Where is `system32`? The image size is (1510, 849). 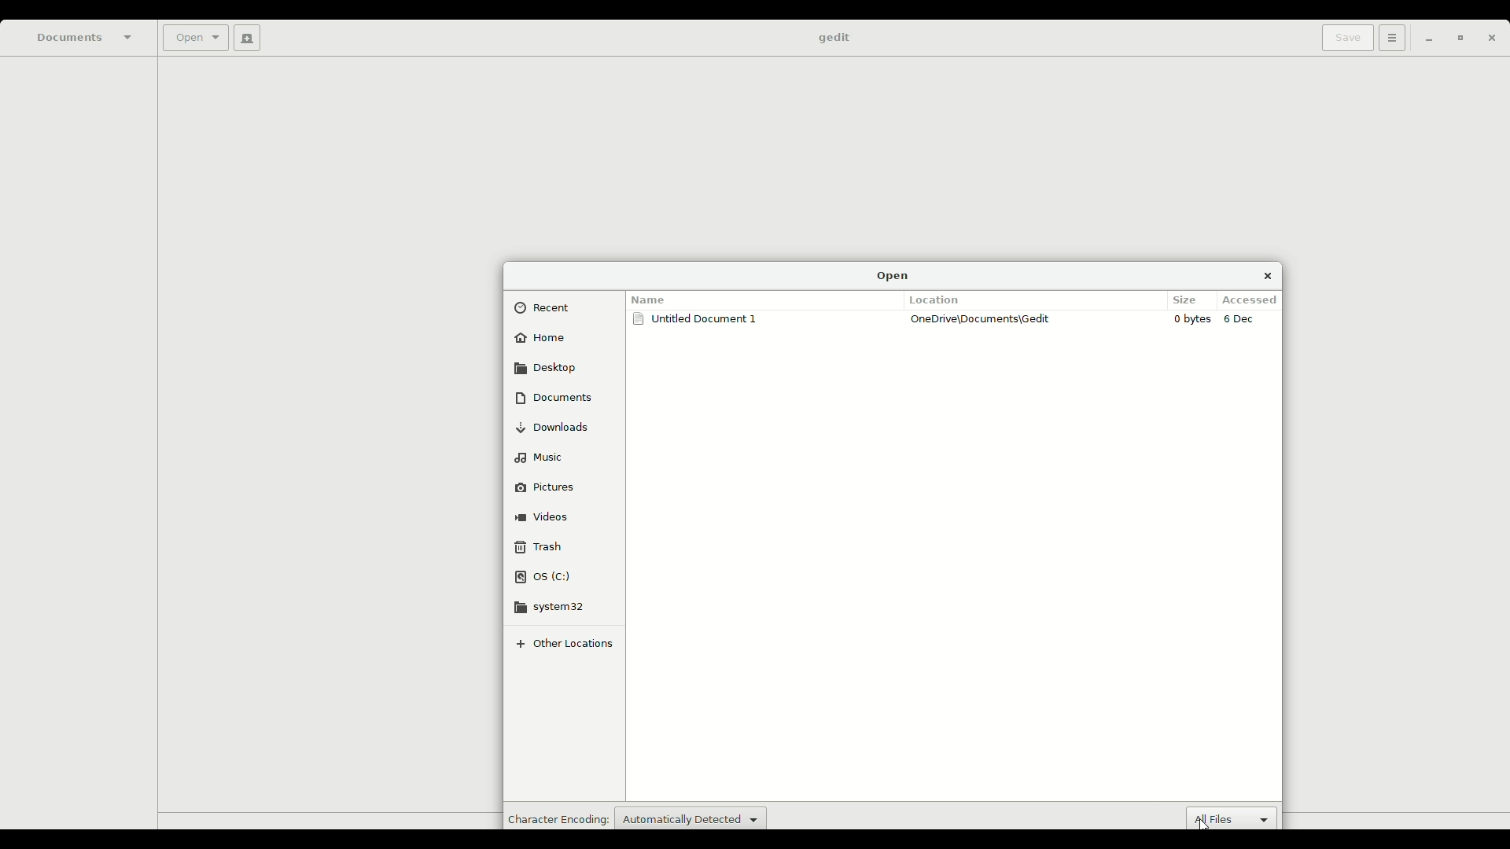 system32 is located at coordinates (558, 606).